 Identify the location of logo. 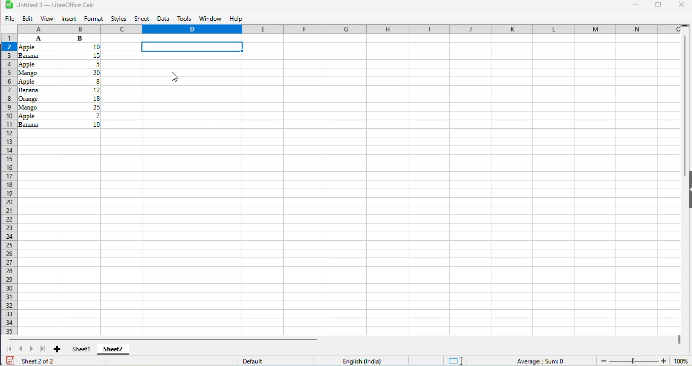
(10, 4).